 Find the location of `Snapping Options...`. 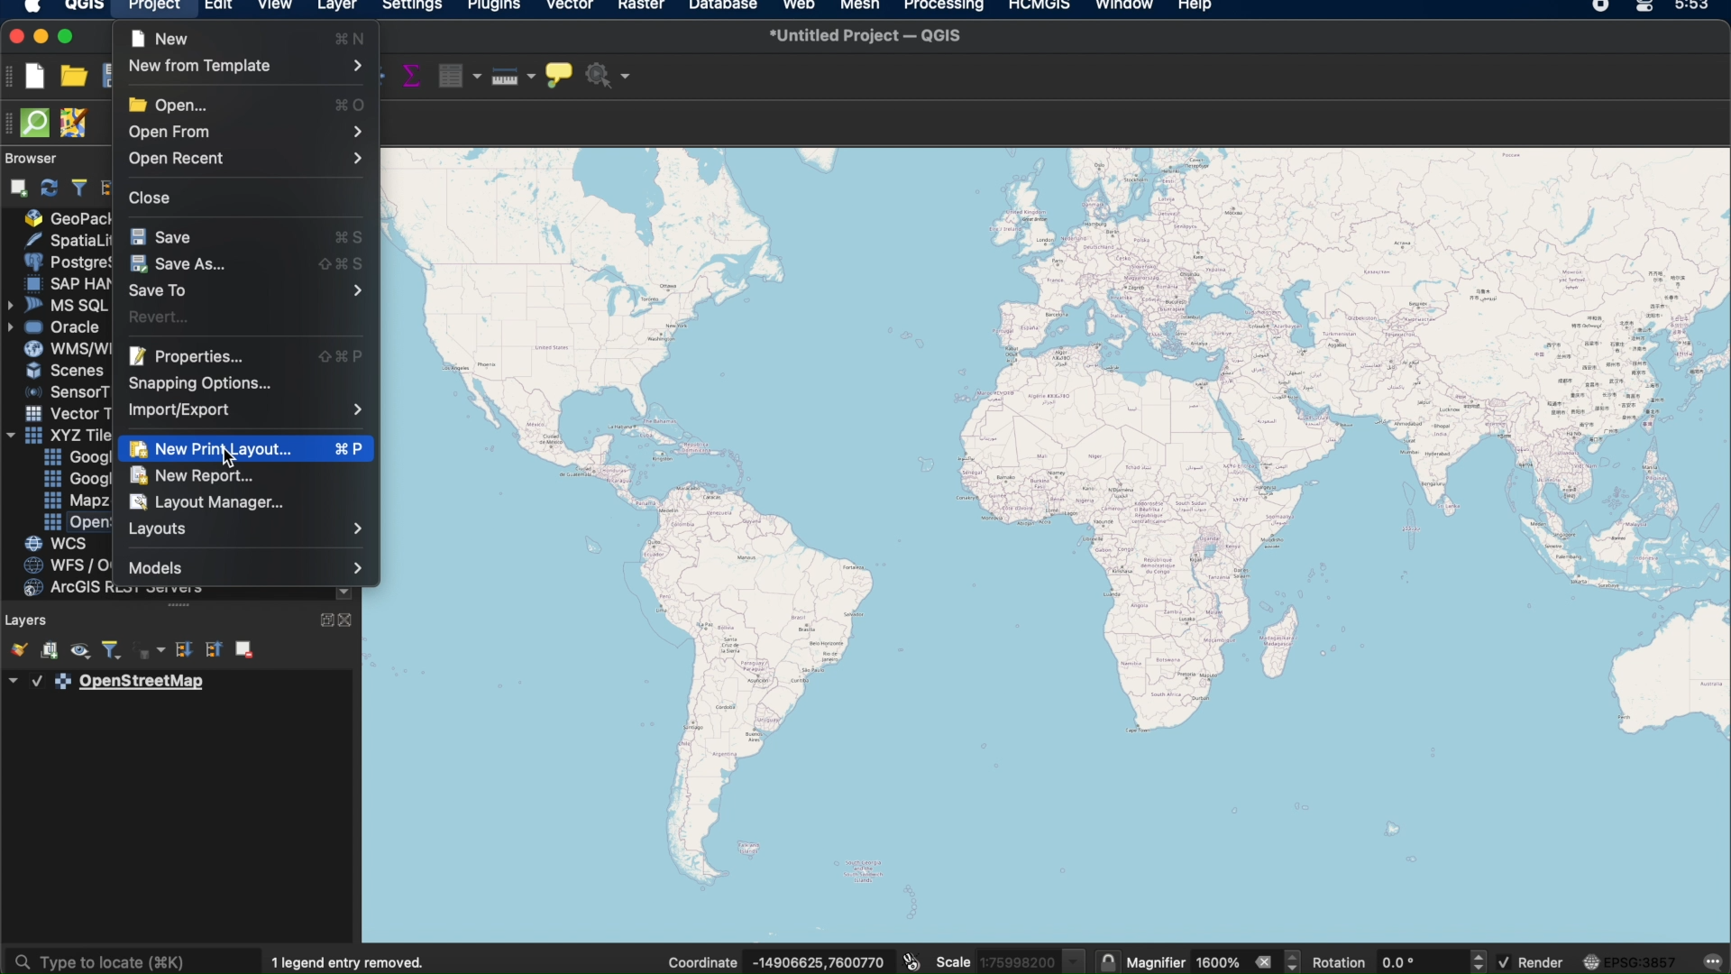

Snapping Options... is located at coordinates (204, 384).